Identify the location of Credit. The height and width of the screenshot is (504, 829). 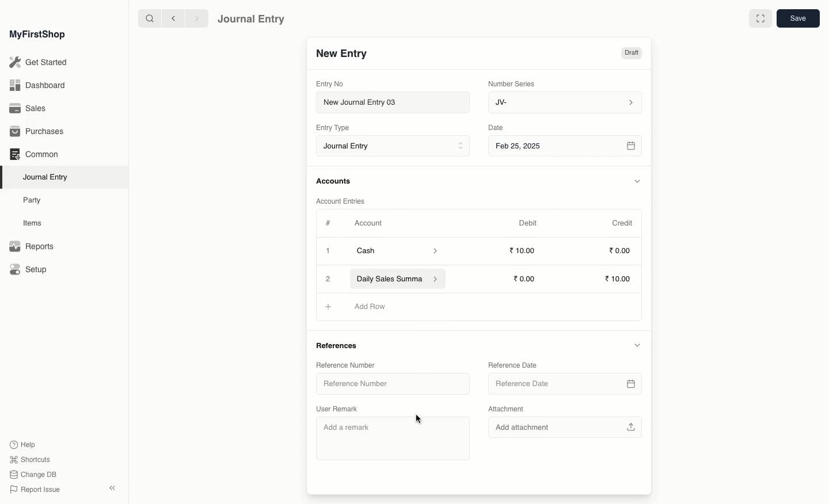
(622, 222).